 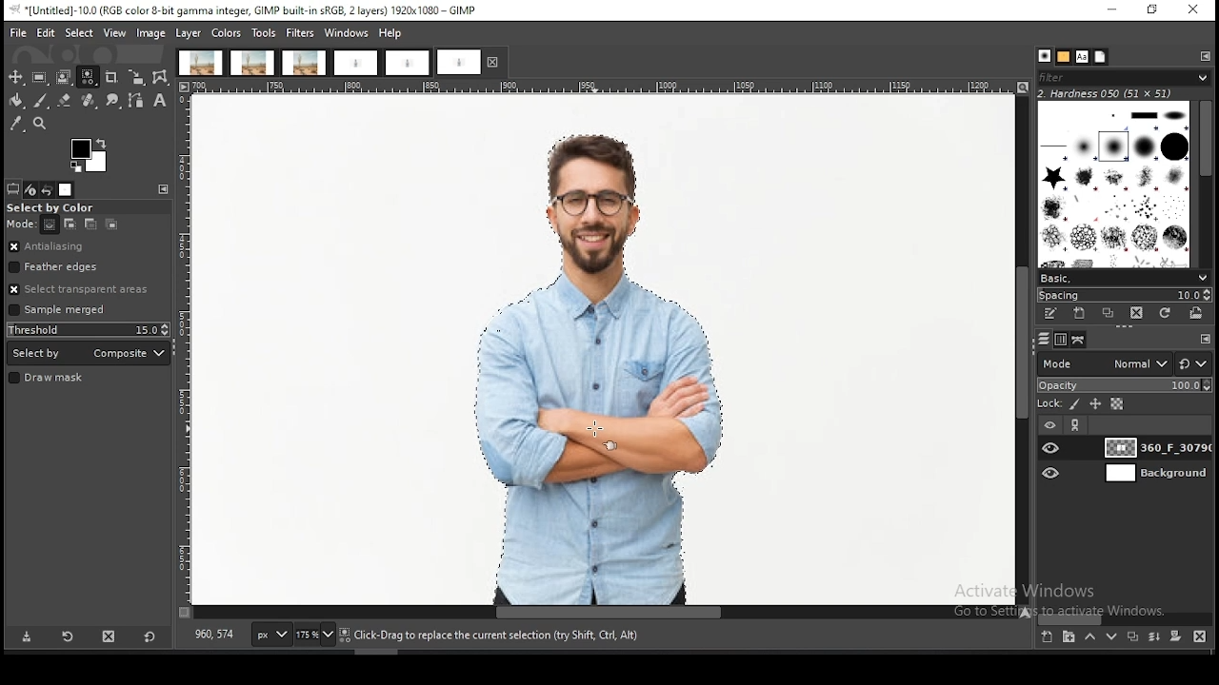 What do you see at coordinates (1044, 340) in the screenshot?
I see `layers` at bounding box center [1044, 340].